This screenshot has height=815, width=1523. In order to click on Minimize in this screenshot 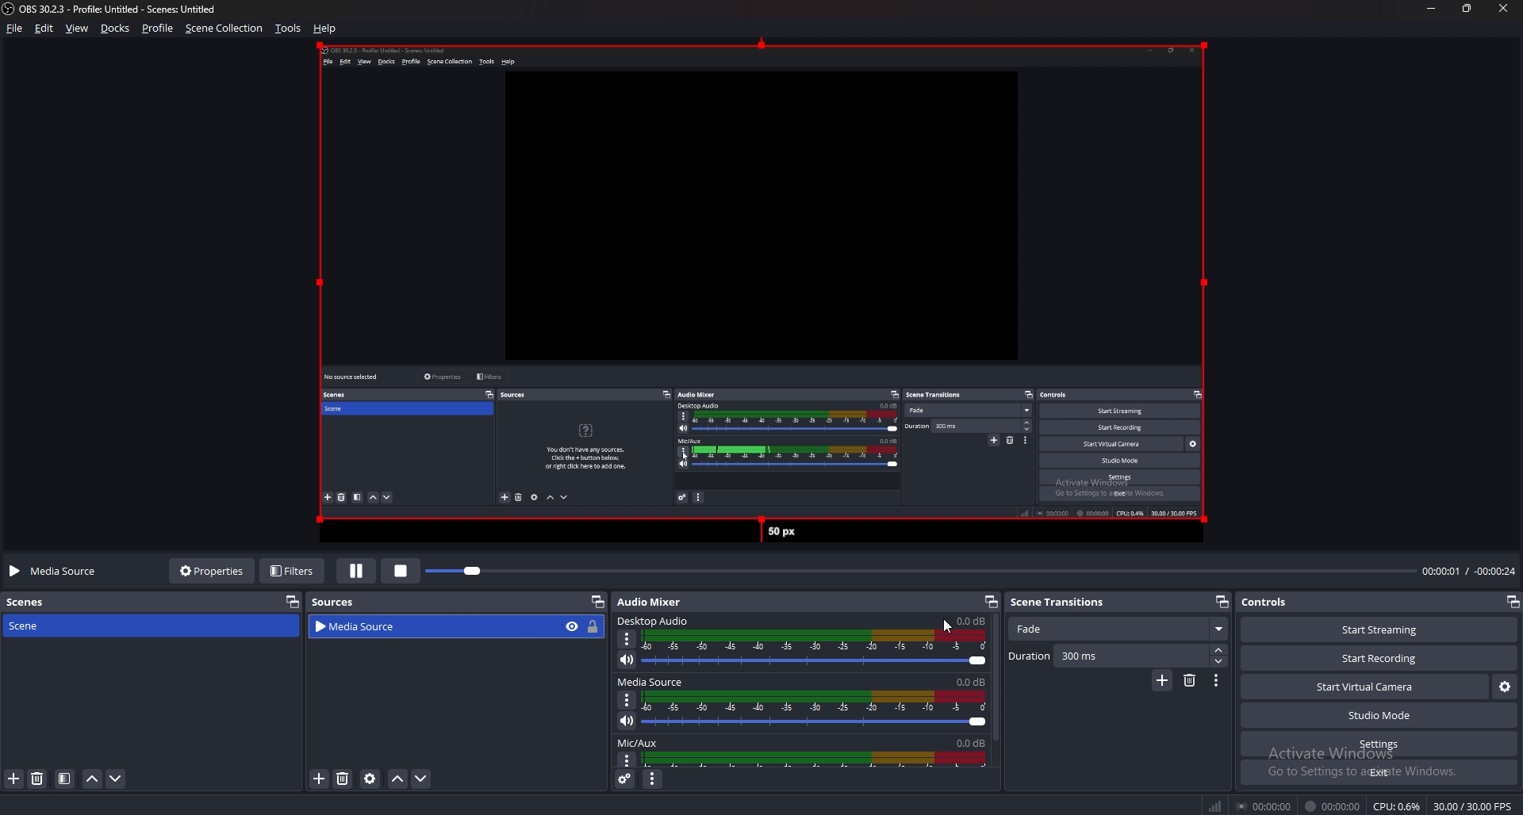, I will do `click(1430, 8)`.